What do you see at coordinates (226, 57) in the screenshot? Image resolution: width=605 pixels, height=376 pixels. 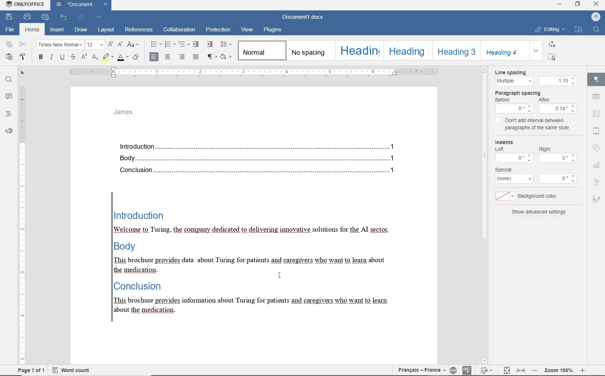 I see `shading` at bounding box center [226, 57].